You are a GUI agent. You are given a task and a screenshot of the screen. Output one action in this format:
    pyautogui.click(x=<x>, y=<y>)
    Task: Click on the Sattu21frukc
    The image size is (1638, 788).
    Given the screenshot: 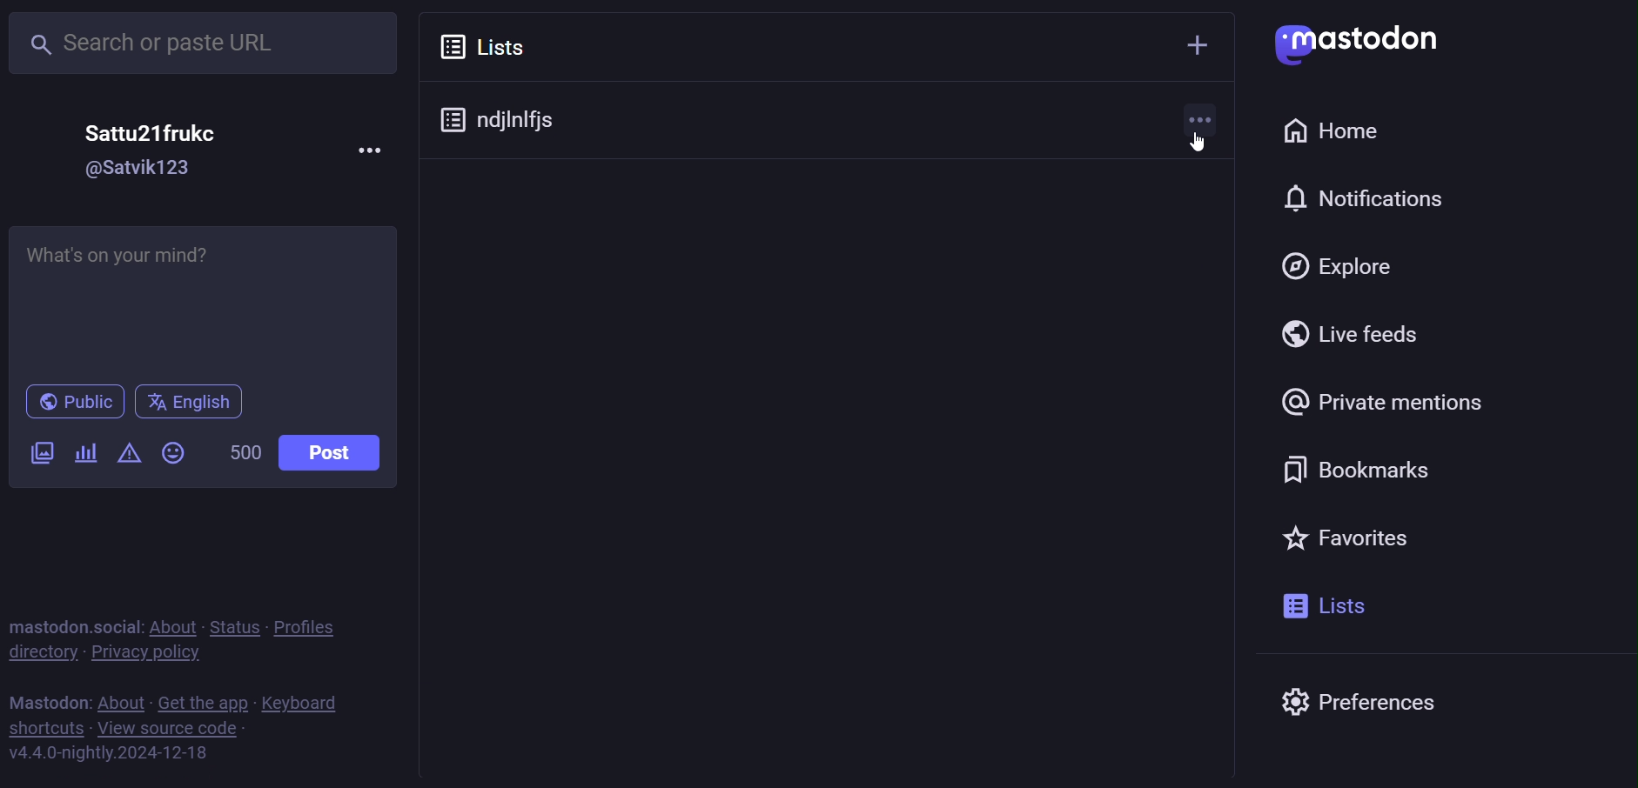 What is the action you would take?
    pyautogui.click(x=151, y=130)
    